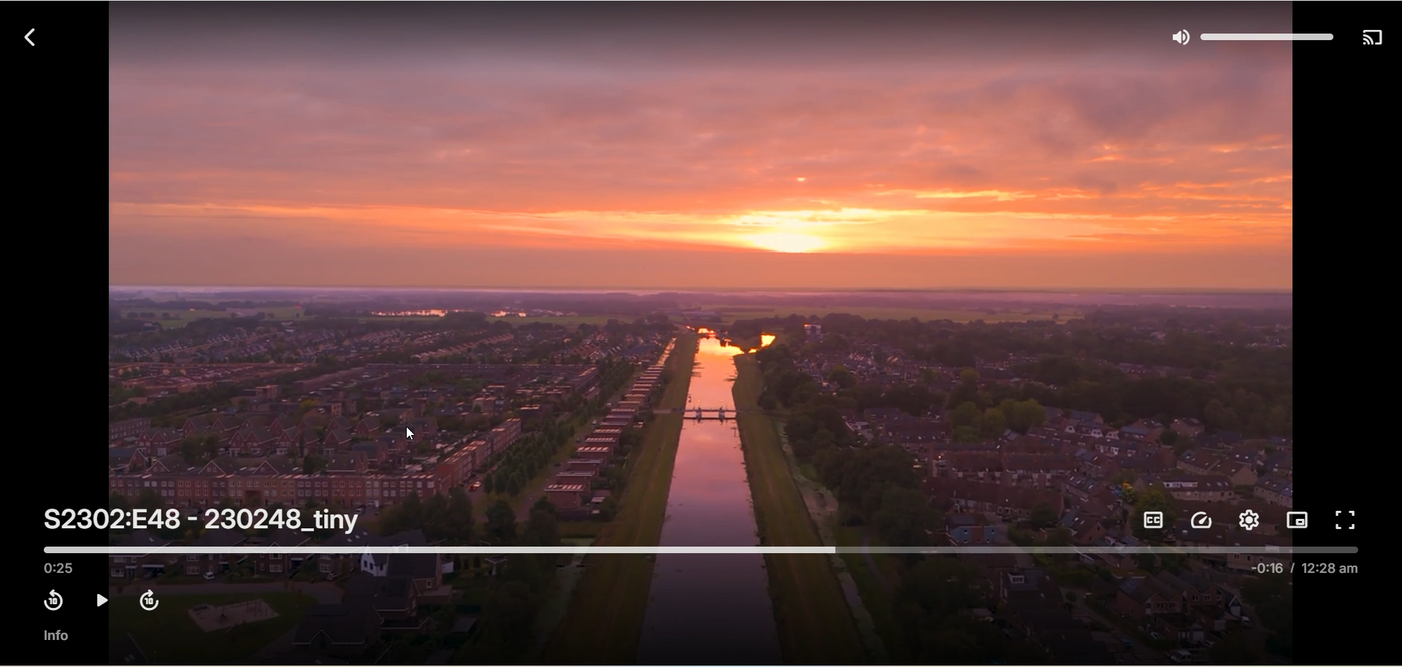 The width and height of the screenshot is (1402, 667). Describe the element at coordinates (1373, 39) in the screenshot. I see `play on another device` at that location.